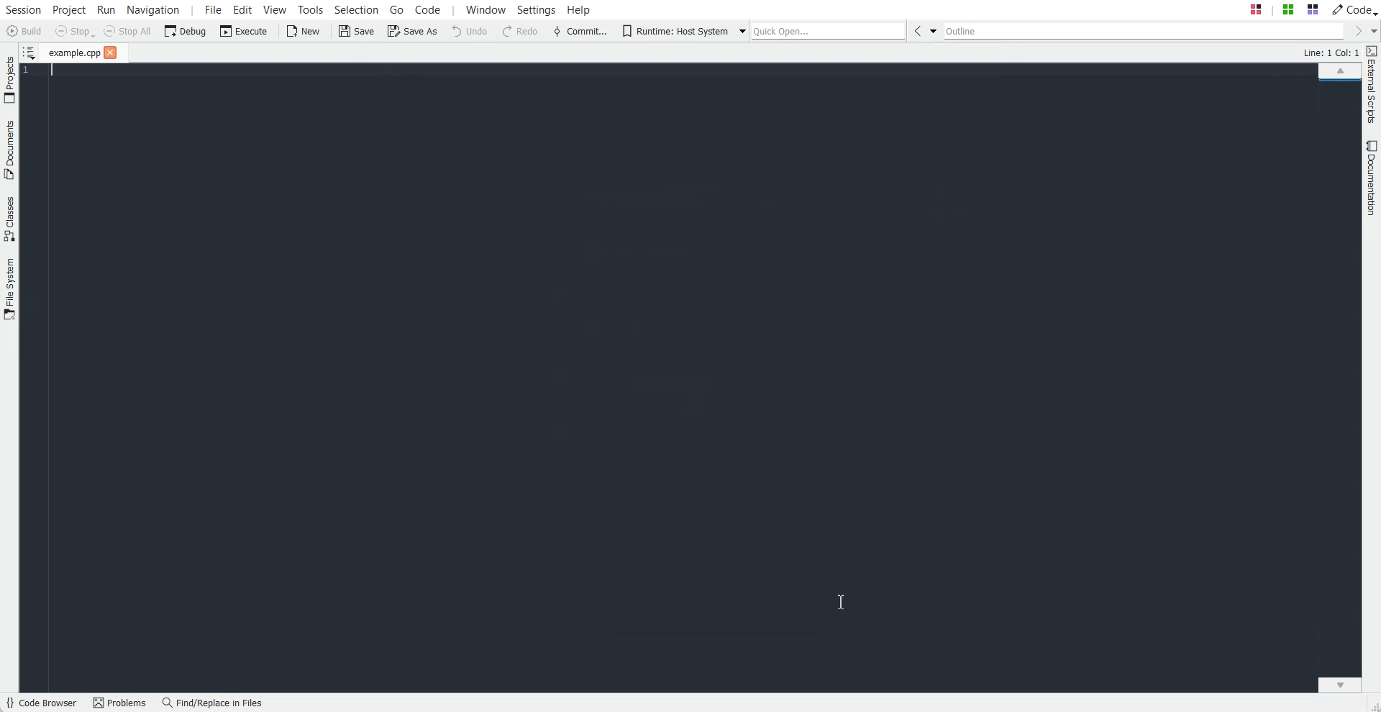  What do you see at coordinates (1339, 69) in the screenshot?
I see `Scroll up` at bounding box center [1339, 69].